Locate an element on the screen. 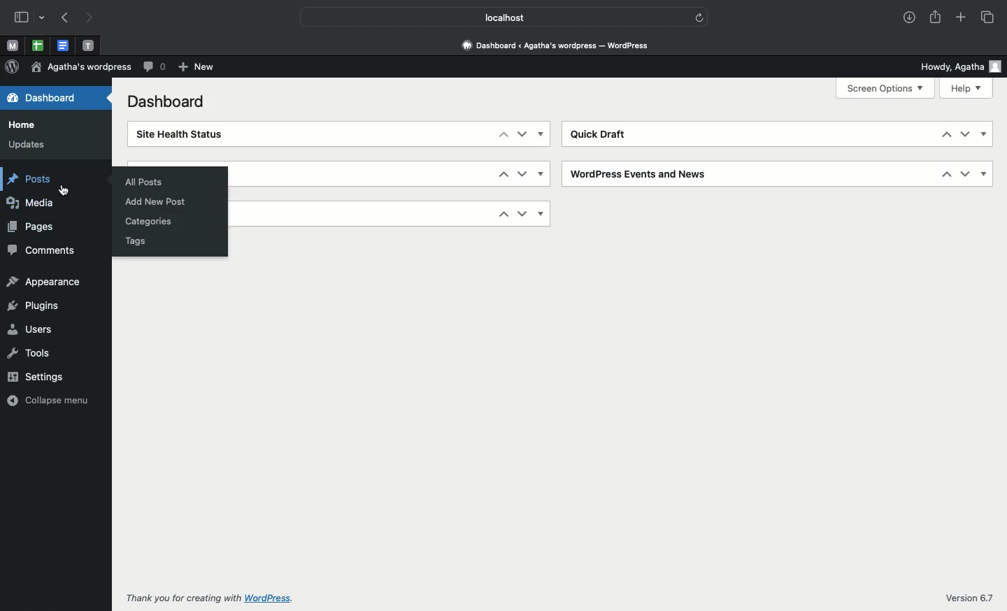  Downloads is located at coordinates (909, 17).